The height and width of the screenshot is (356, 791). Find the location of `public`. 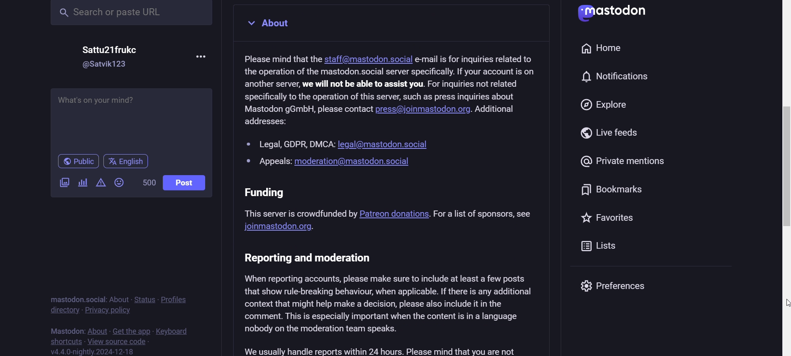

public is located at coordinates (75, 161).